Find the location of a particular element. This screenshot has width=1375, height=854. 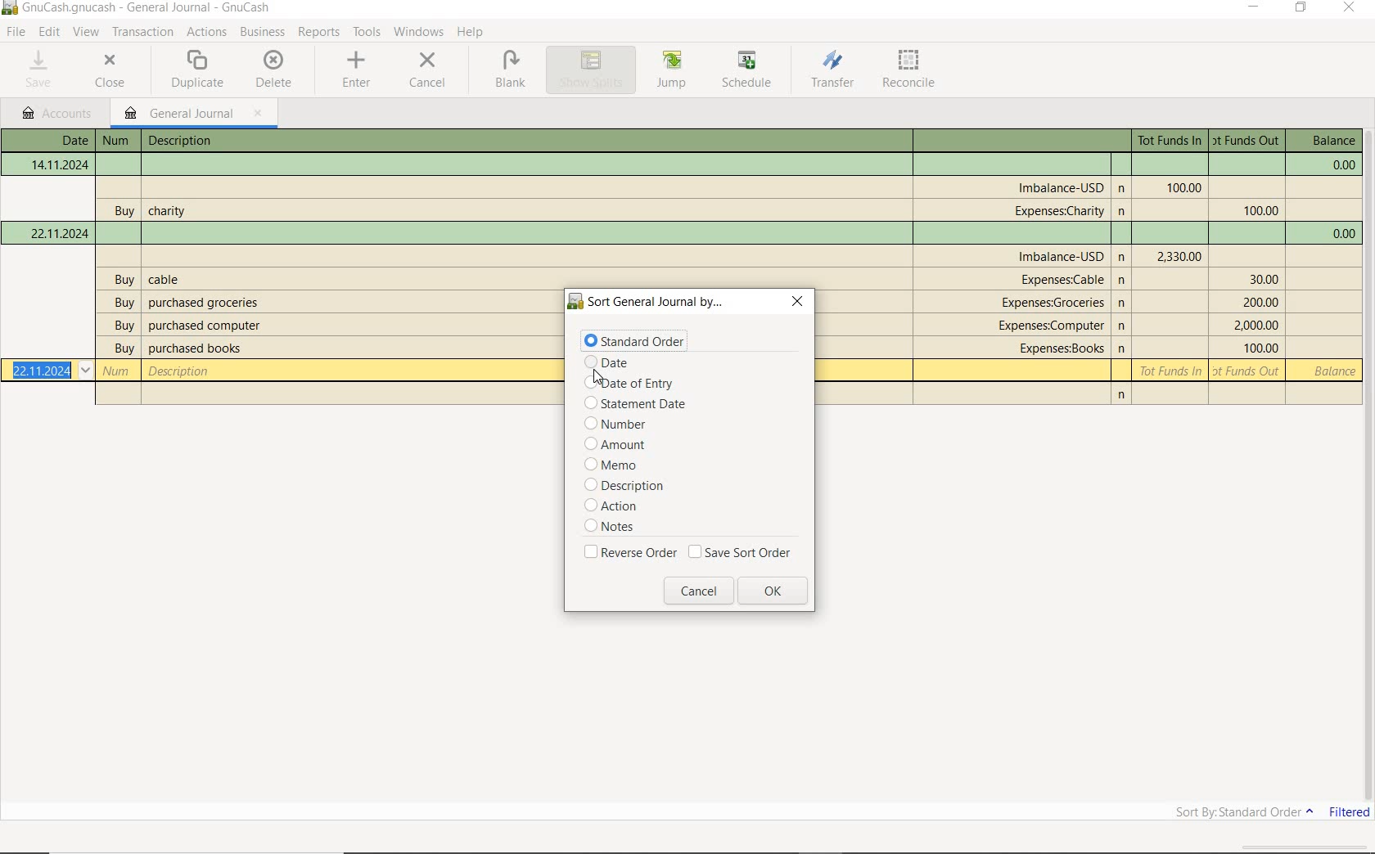

n is located at coordinates (1122, 397).